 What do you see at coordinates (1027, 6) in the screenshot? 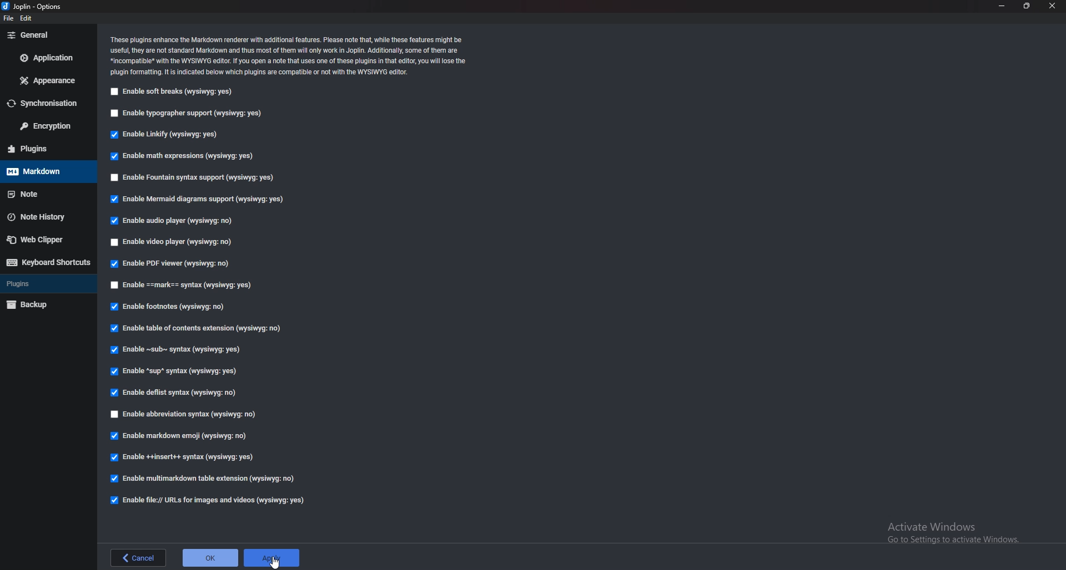
I see `resize` at bounding box center [1027, 6].